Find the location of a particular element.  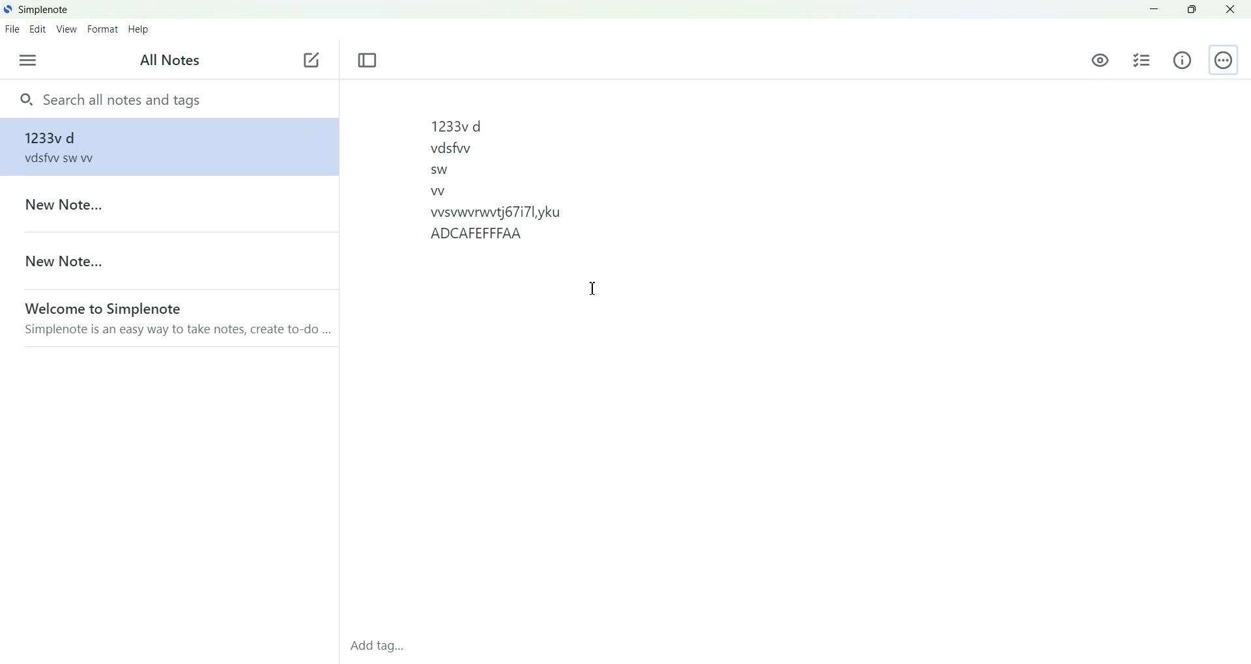

1233 d sw W wewwwwwt6771 yku ADCAFEFFFAA is located at coordinates (794, 361).